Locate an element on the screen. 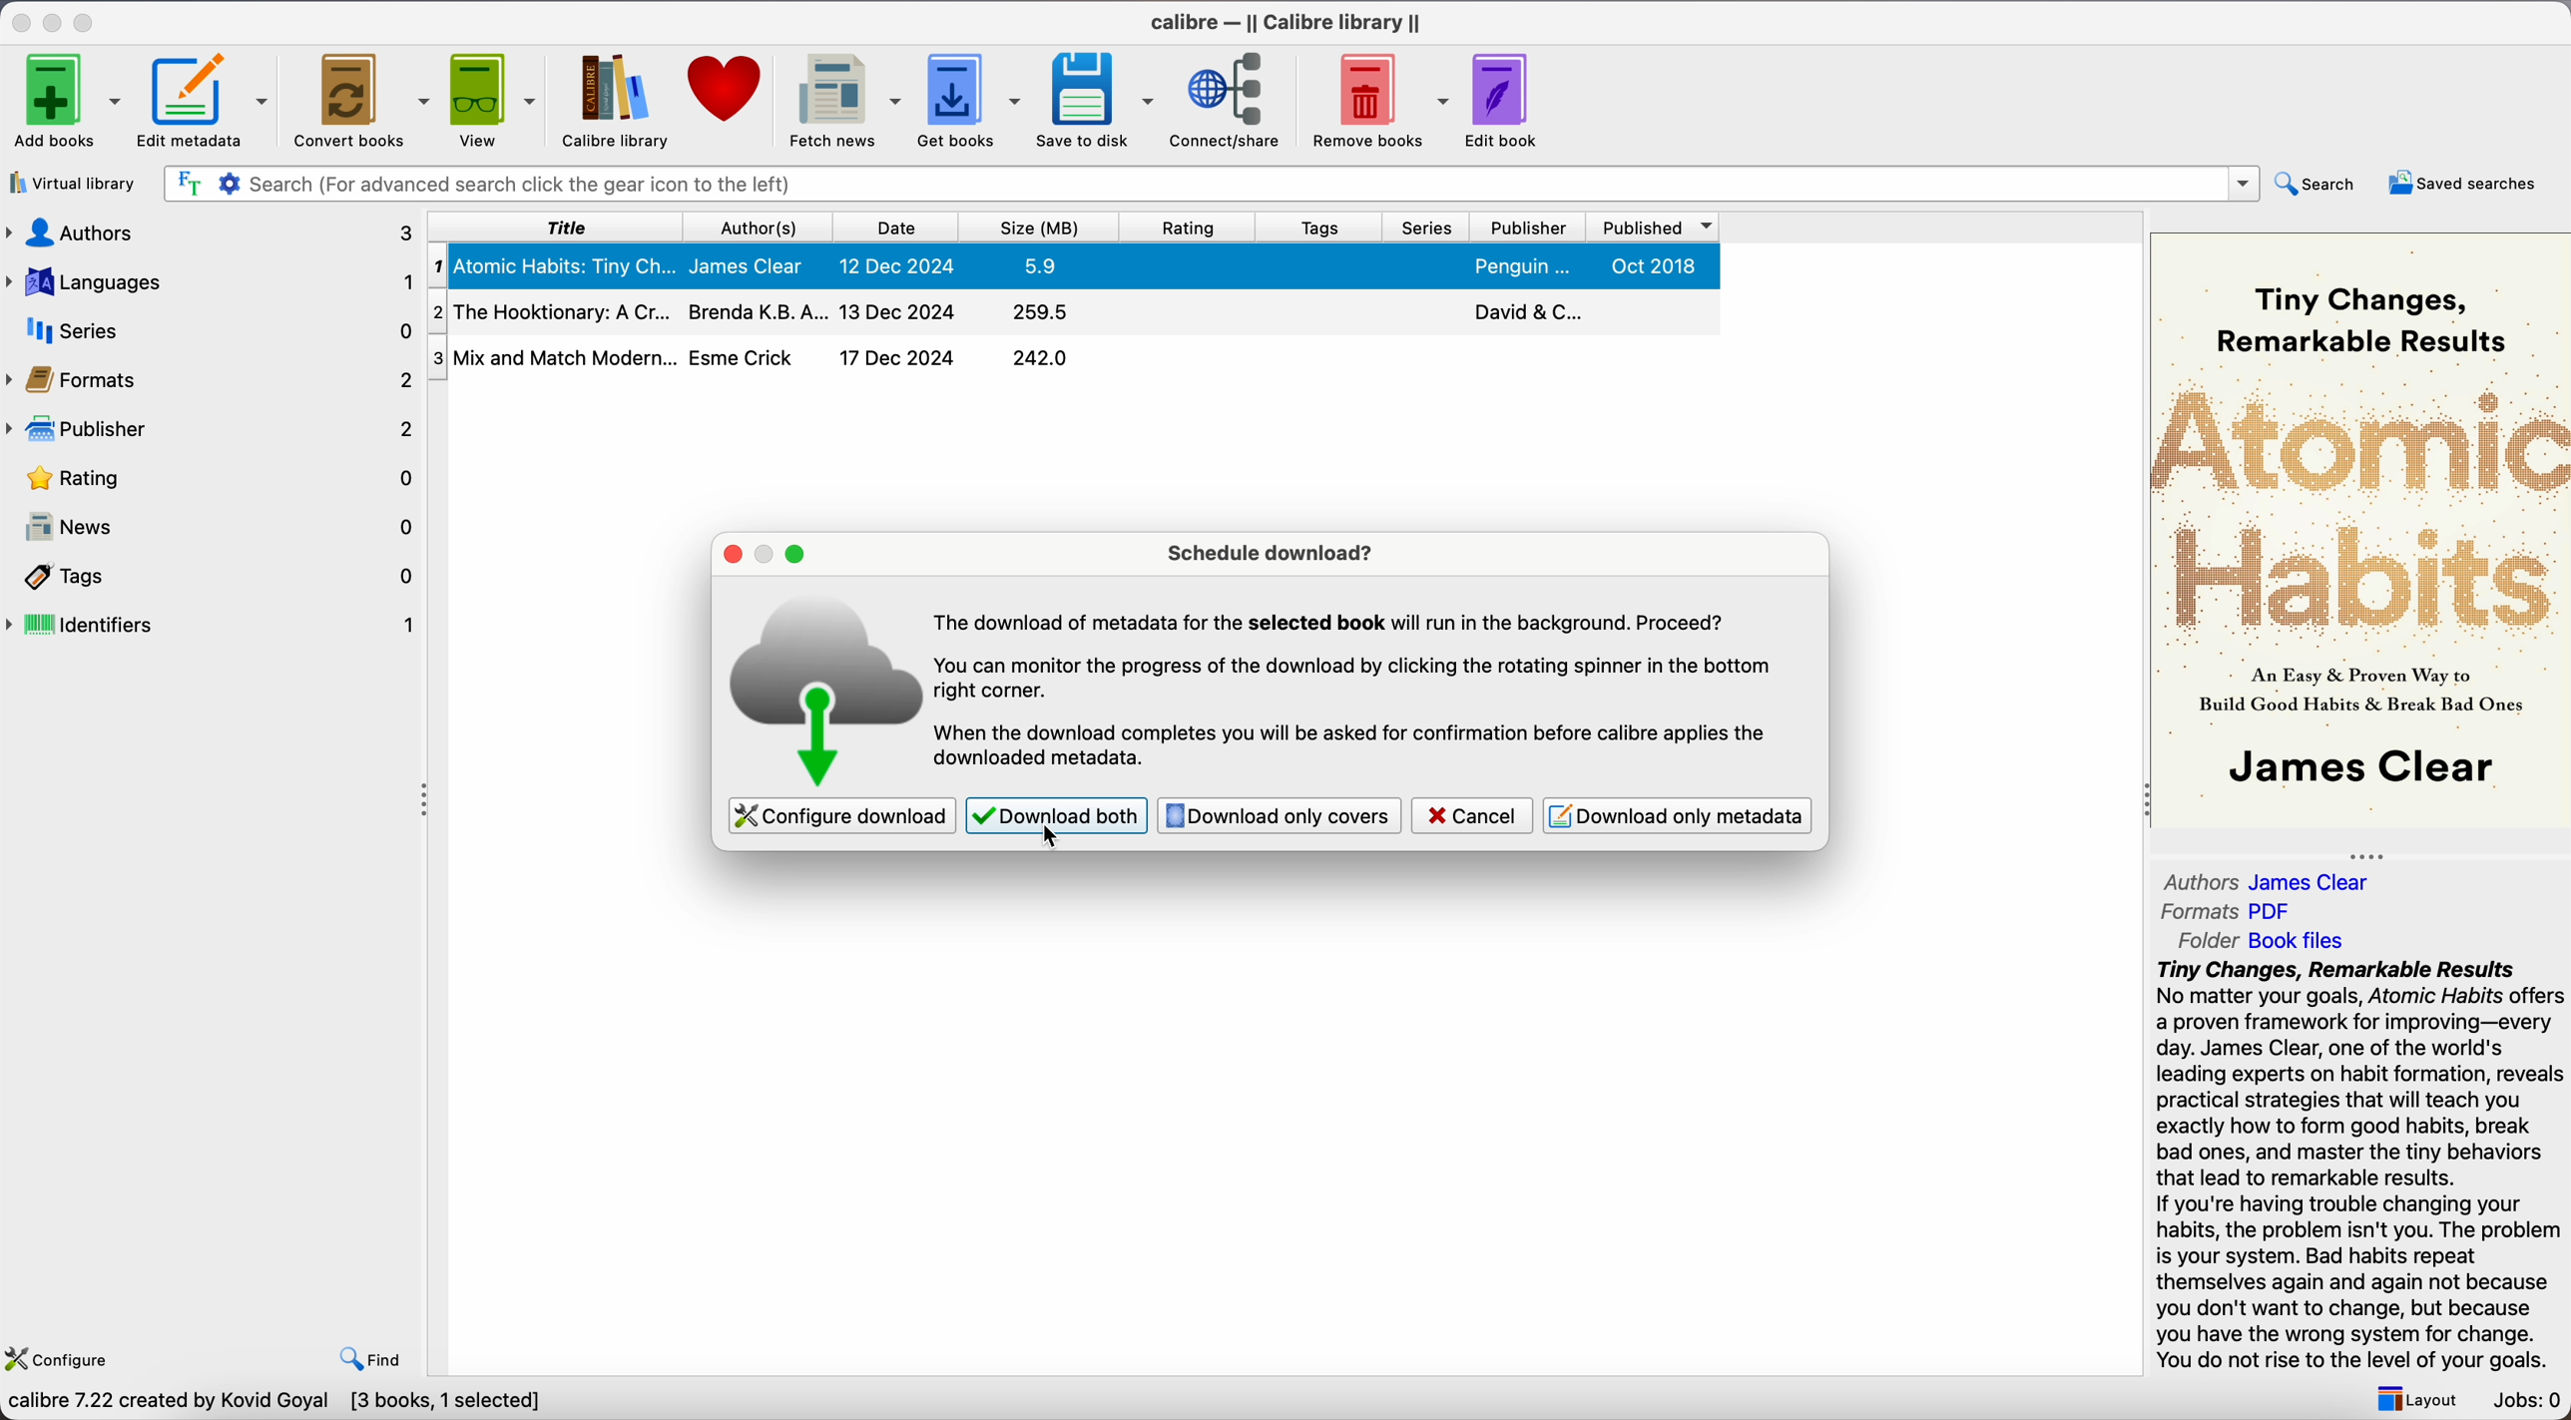 The image size is (2571, 1420). Download both is located at coordinates (1054, 816).